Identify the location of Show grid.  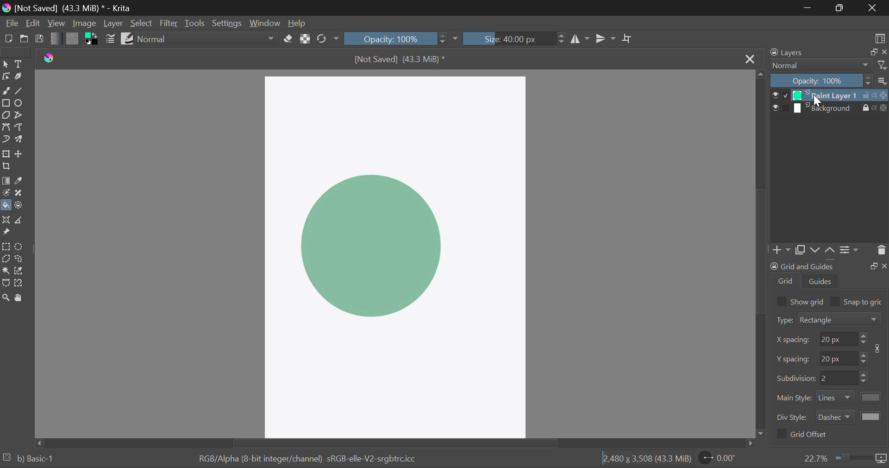
(800, 301).